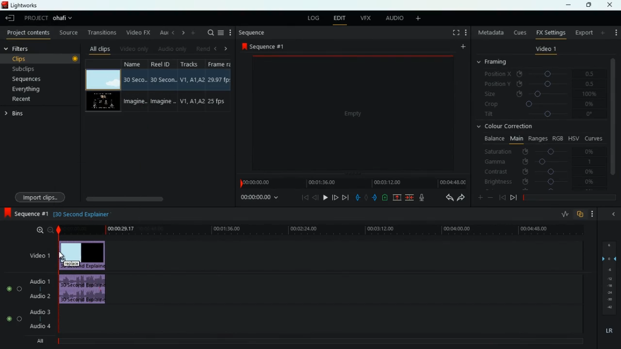  What do you see at coordinates (489, 32) in the screenshot?
I see `metadata` at bounding box center [489, 32].